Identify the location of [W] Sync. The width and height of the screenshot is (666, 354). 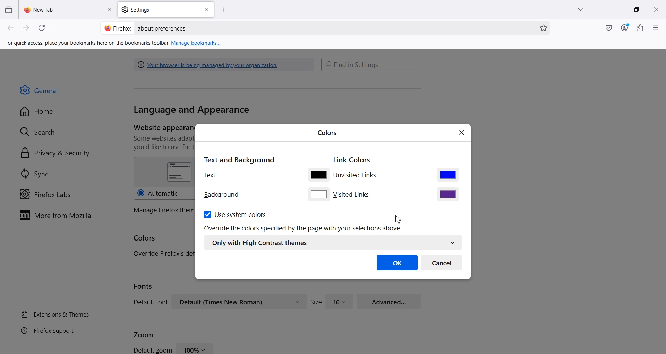
(34, 173).